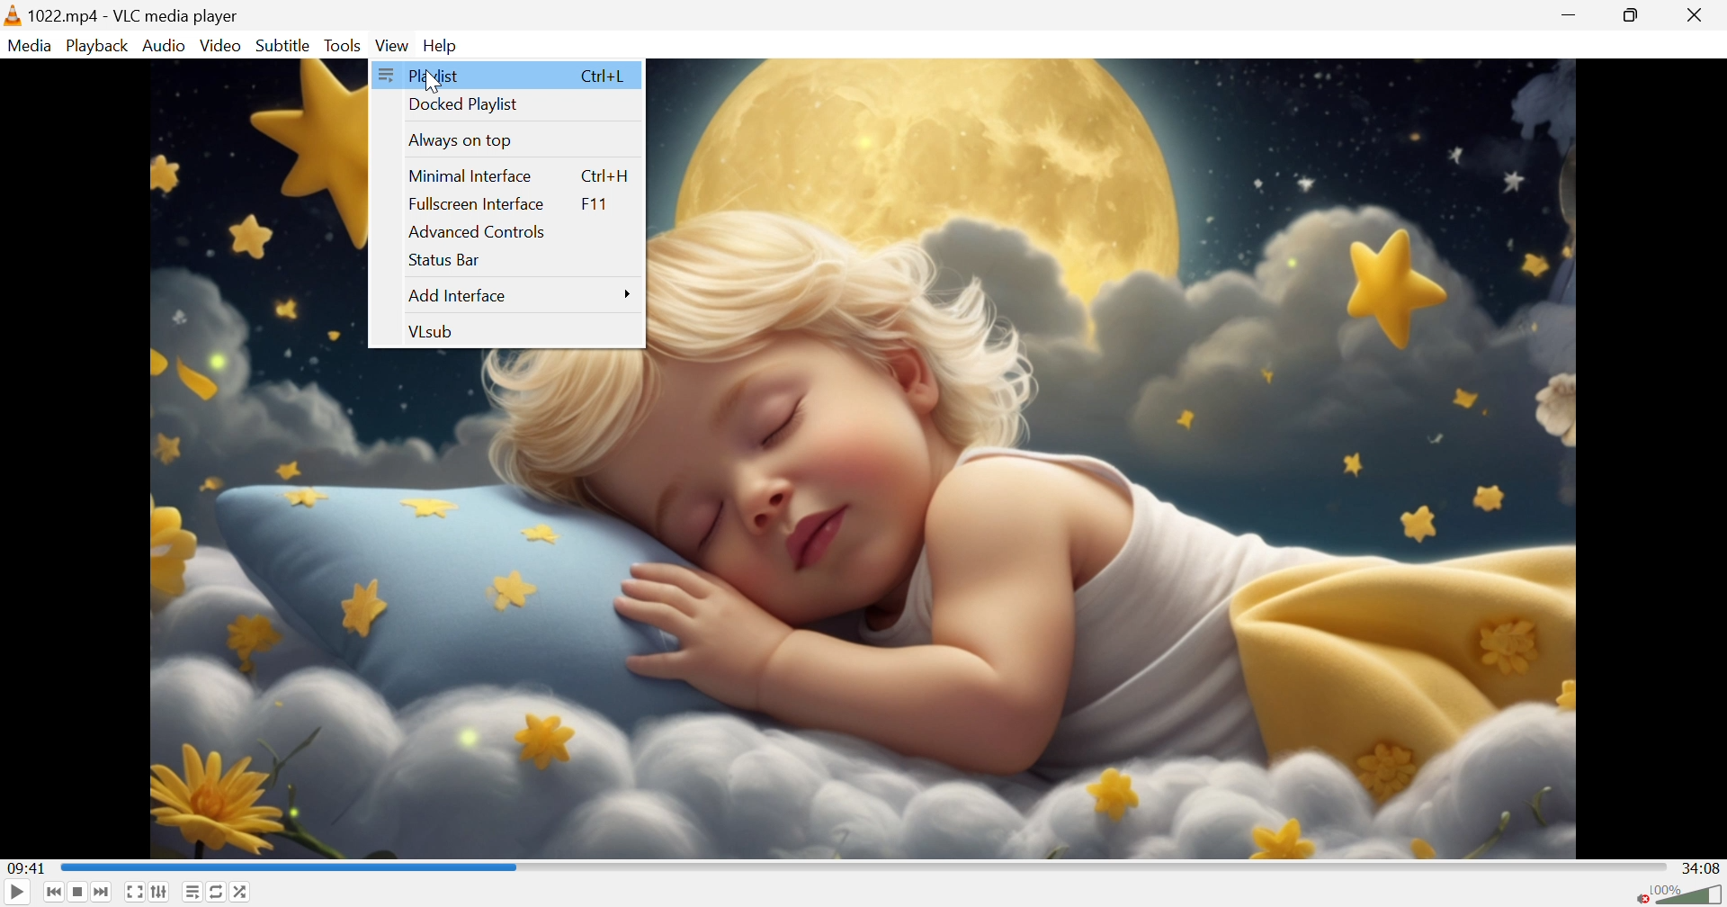 This screenshot has width=1727, height=907. Describe the element at coordinates (518, 296) in the screenshot. I see `Add Interface` at that location.